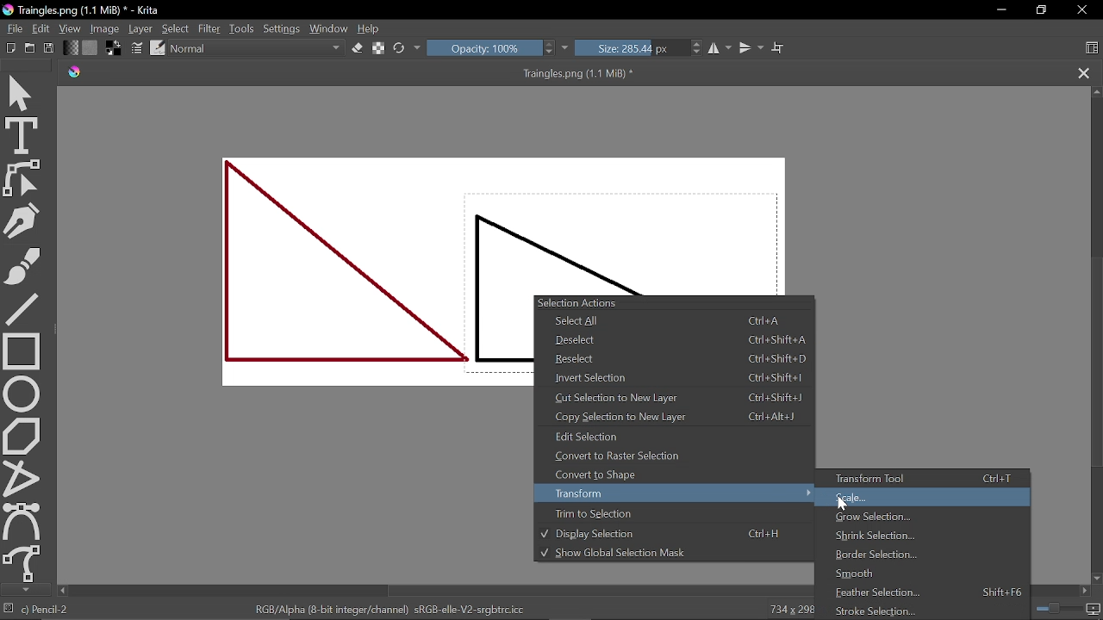 This screenshot has height=620, width=1103. What do you see at coordinates (639, 48) in the screenshot?
I see `Size: 285.44 px` at bounding box center [639, 48].